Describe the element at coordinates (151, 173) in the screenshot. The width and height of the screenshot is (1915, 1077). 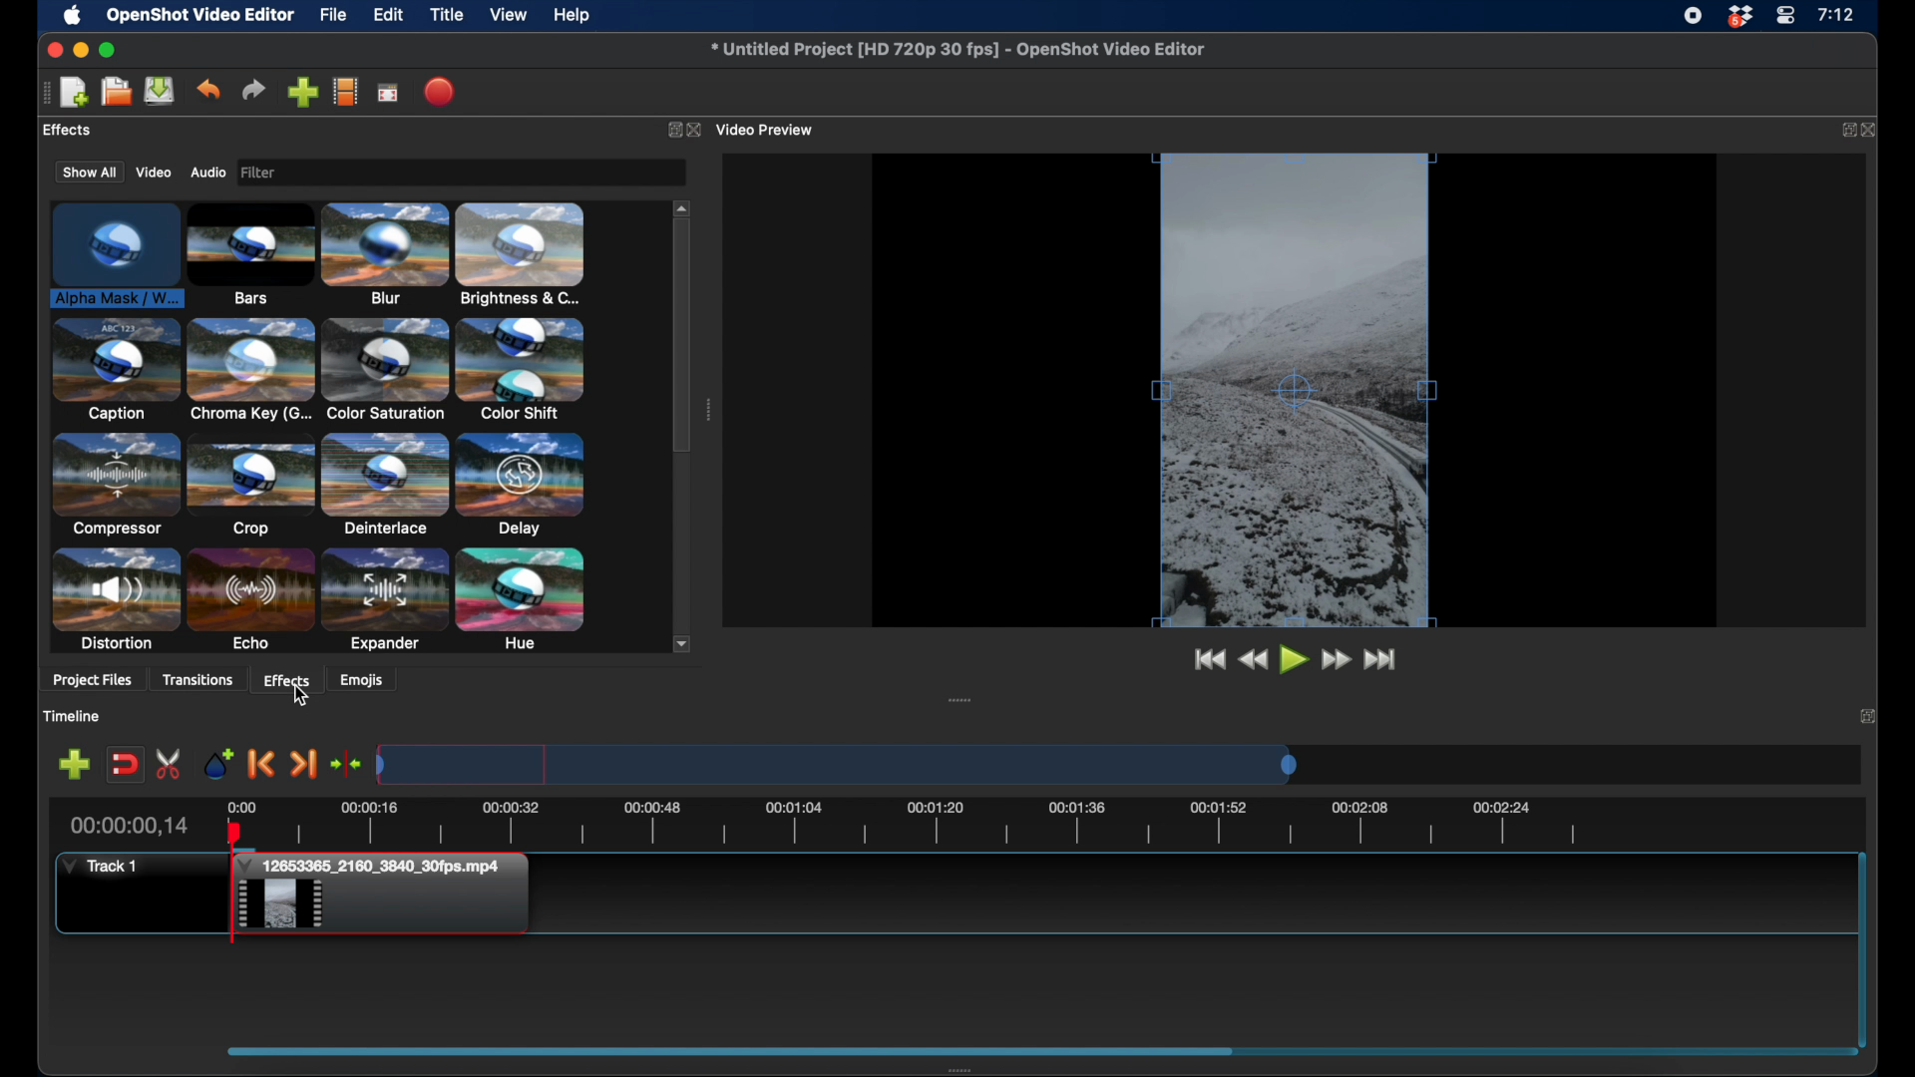
I see `video` at that location.